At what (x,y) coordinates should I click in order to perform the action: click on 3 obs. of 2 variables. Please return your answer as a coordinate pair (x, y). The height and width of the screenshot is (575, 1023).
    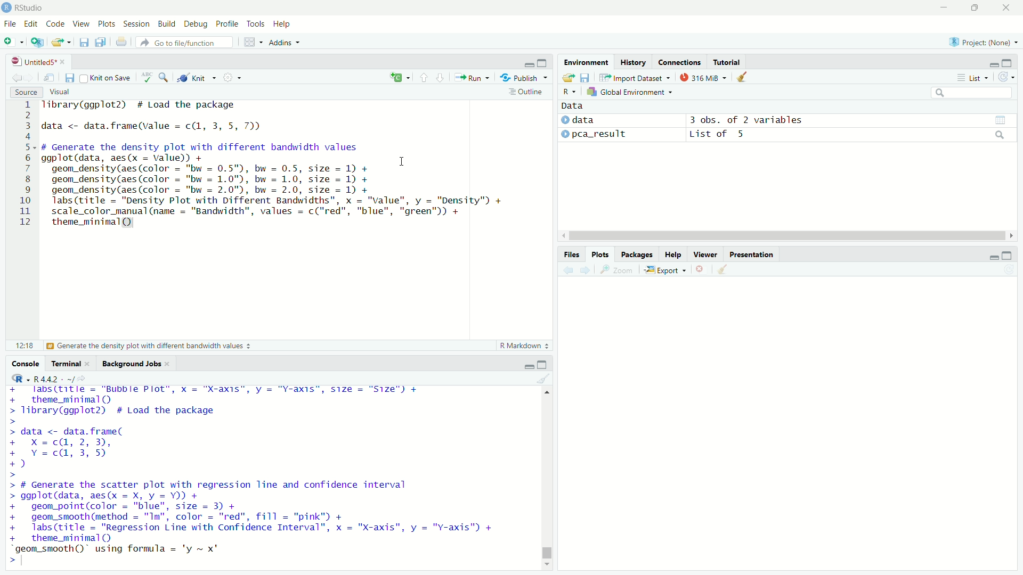
    Looking at the image, I should click on (746, 120).